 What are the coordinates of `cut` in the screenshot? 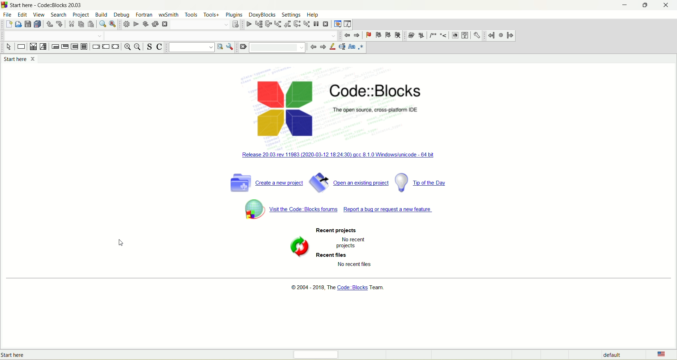 It's located at (72, 24).